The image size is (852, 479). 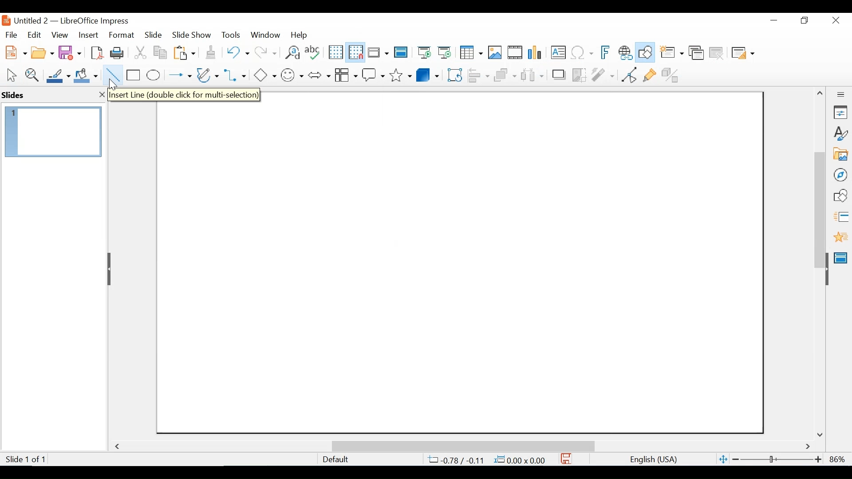 I want to click on Slide workspace, so click(x=461, y=262).